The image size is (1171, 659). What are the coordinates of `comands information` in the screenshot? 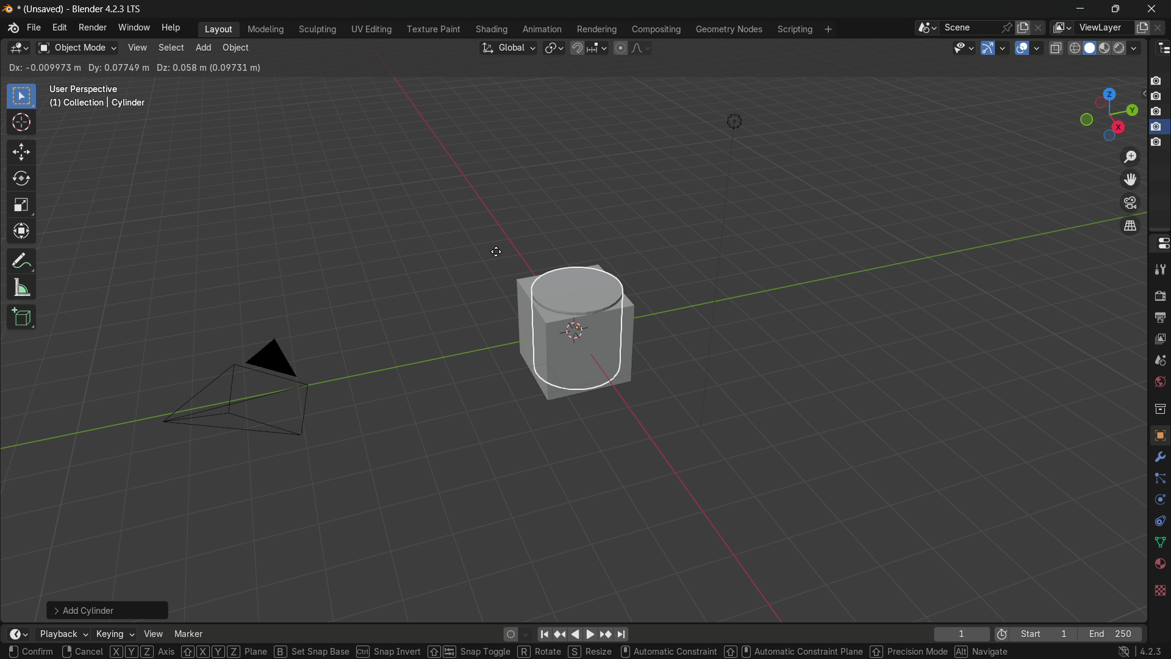 It's located at (509, 652).